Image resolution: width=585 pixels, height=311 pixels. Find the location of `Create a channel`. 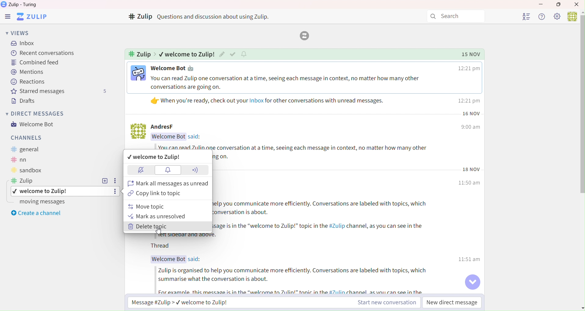

Create a channel is located at coordinates (35, 212).